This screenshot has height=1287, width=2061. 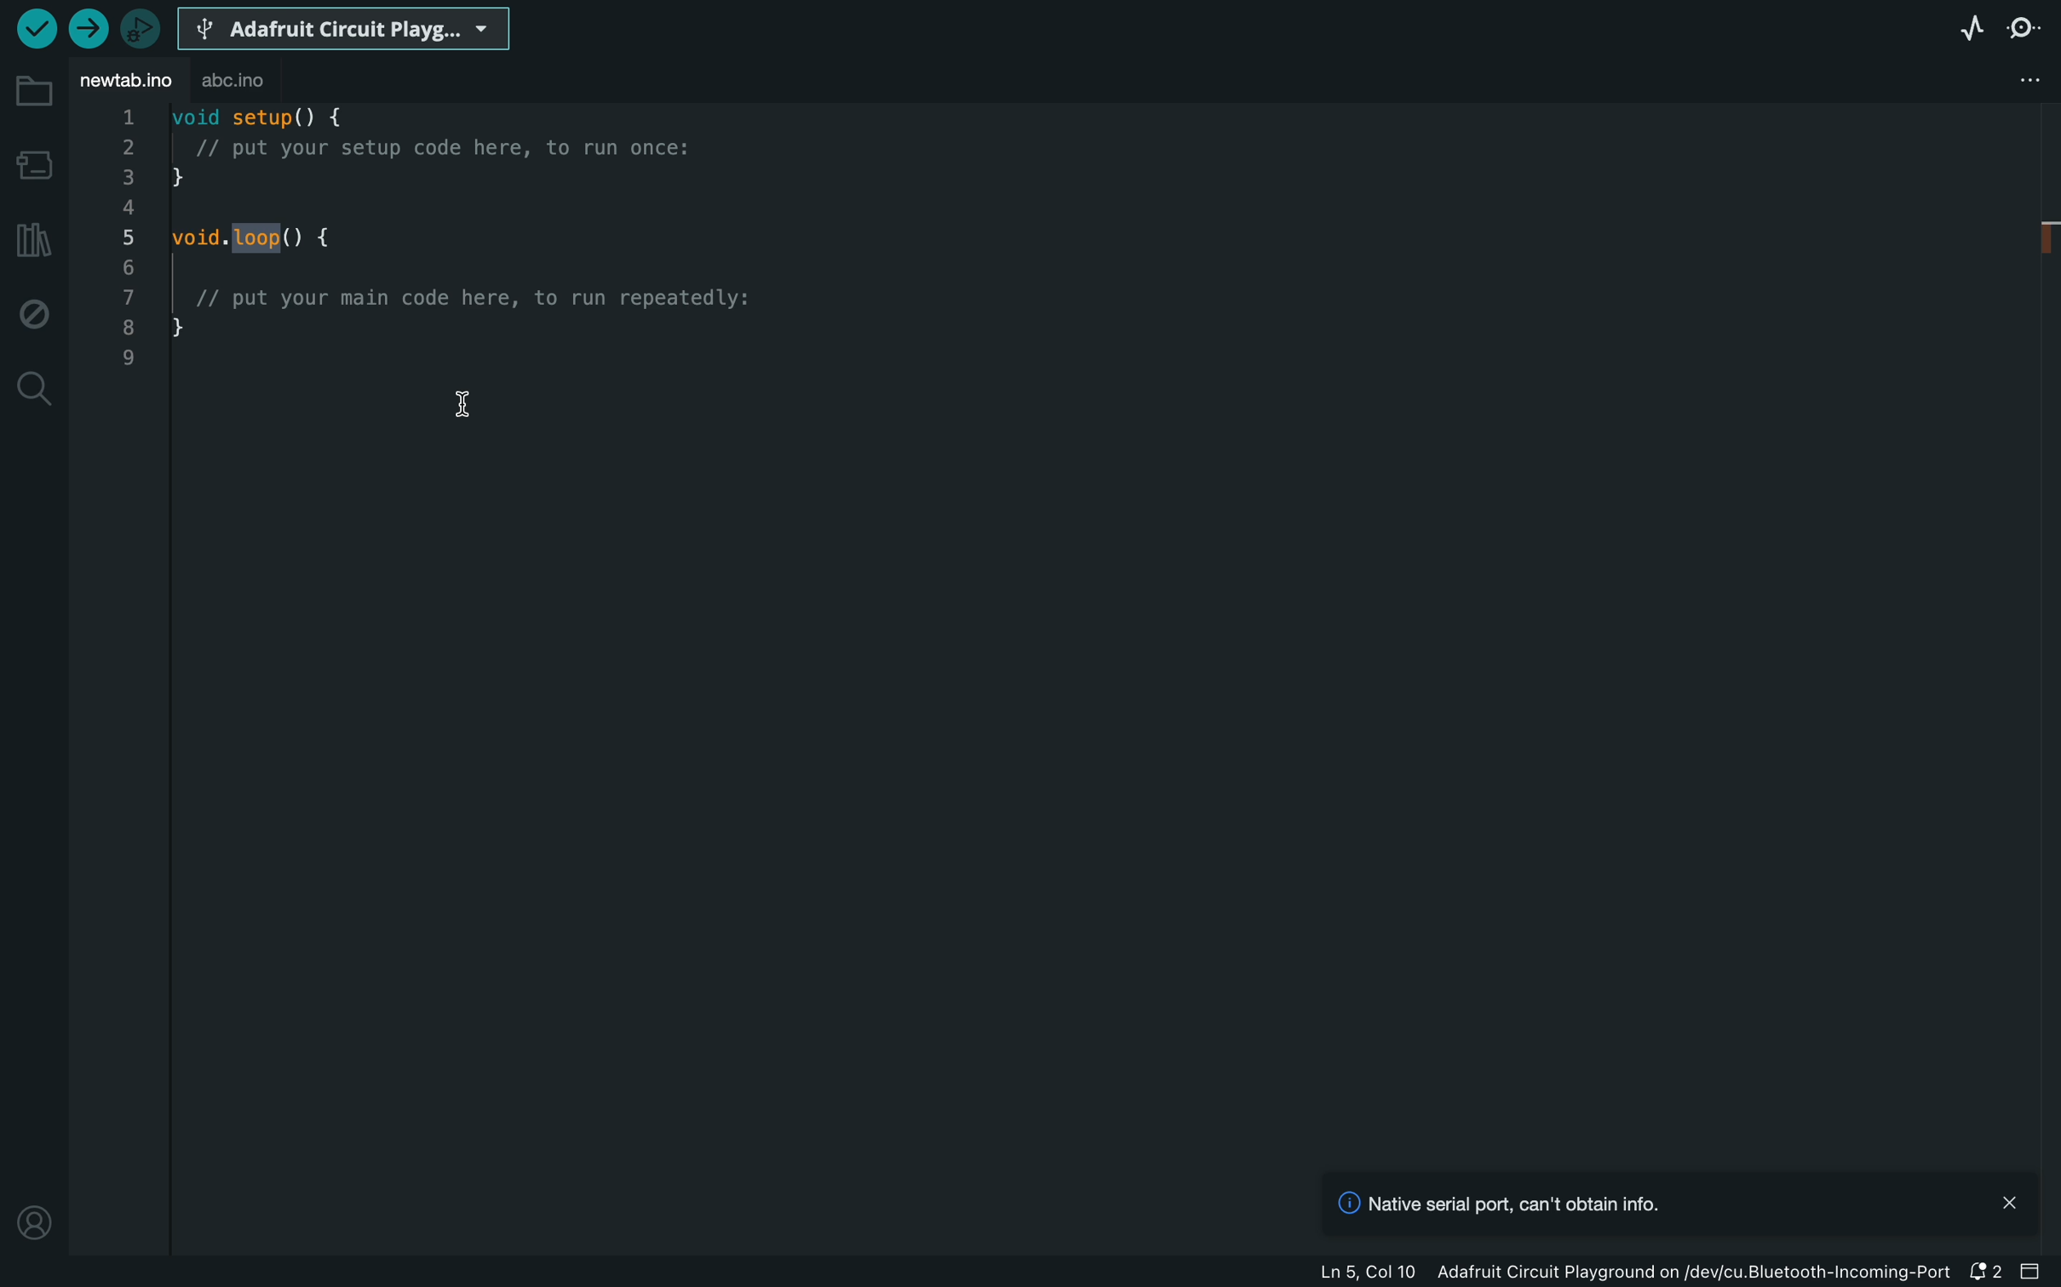 I want to click on debug, so click(x=32, y=312).